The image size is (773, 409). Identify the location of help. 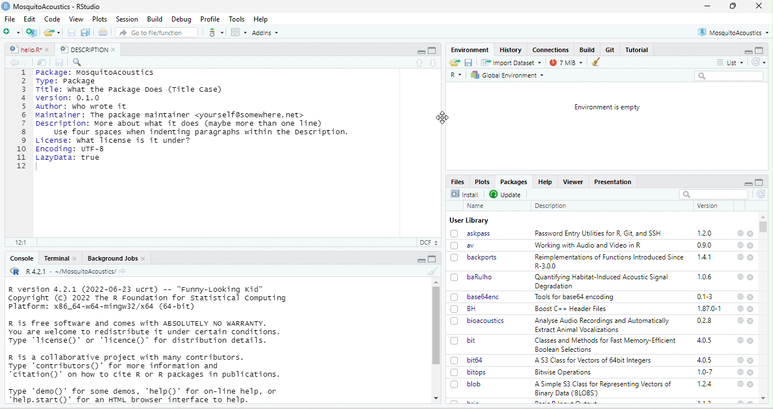
(740, 320).